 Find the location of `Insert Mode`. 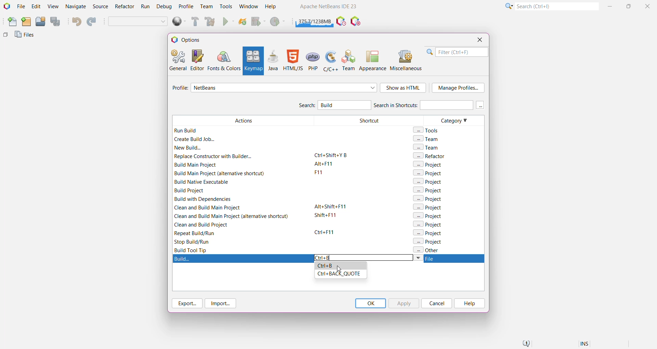

Insert Mode is located at coordinates (585, 345).